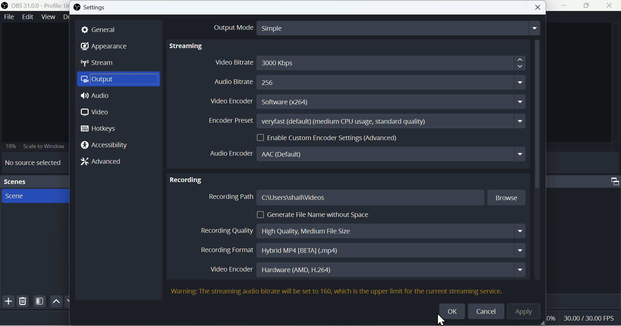 The image size is (621, 326). Describe the element at coordinates (94, 8) in the screenshot. I see `Settings` at that location.